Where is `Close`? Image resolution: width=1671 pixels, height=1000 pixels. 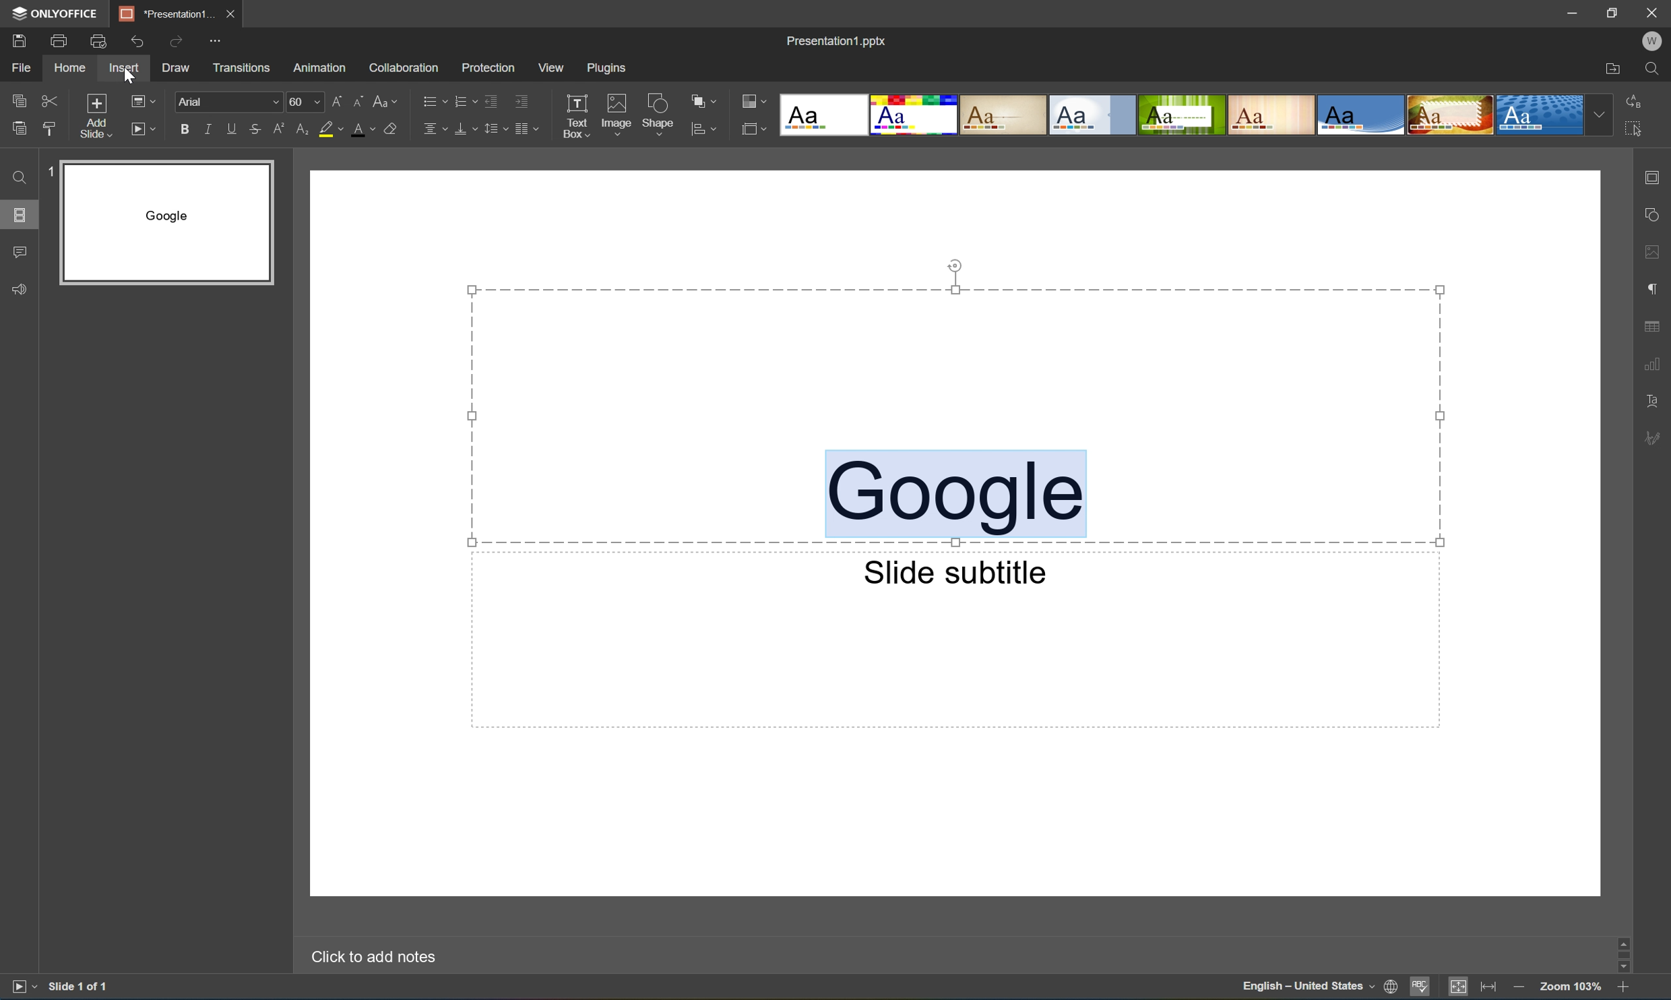 Close is located at coordinates (234, 13).